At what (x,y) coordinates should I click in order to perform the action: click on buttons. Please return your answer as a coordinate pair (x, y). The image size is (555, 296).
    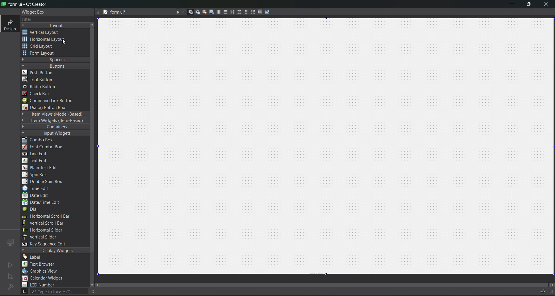
    Looking at the image, I should click on (54, 66).